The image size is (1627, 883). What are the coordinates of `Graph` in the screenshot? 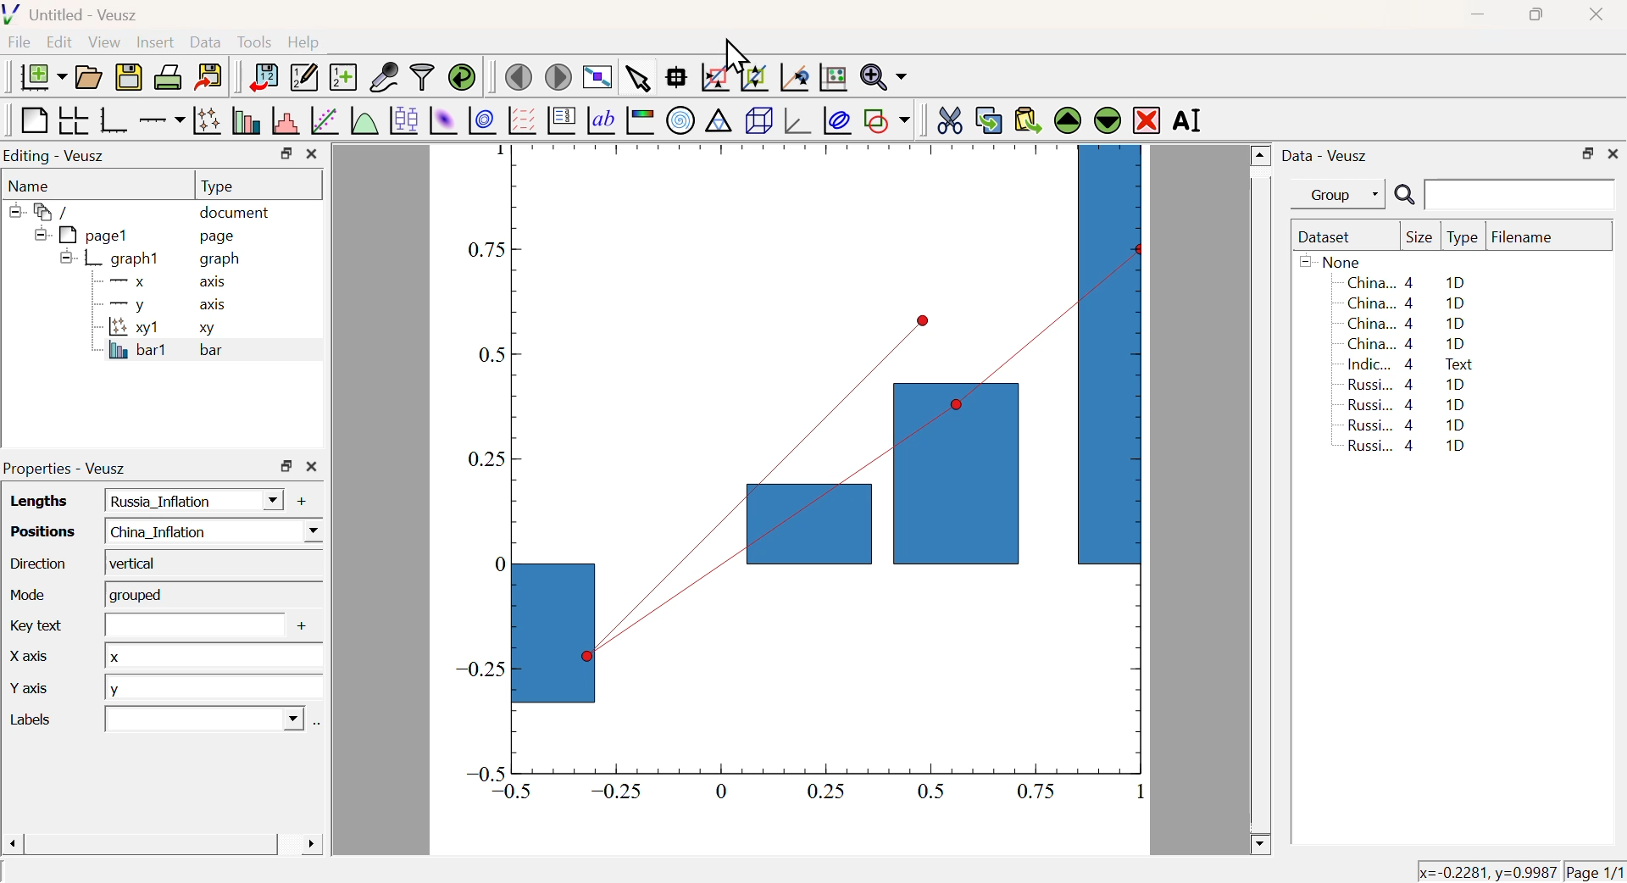 It's located at (801, 480).